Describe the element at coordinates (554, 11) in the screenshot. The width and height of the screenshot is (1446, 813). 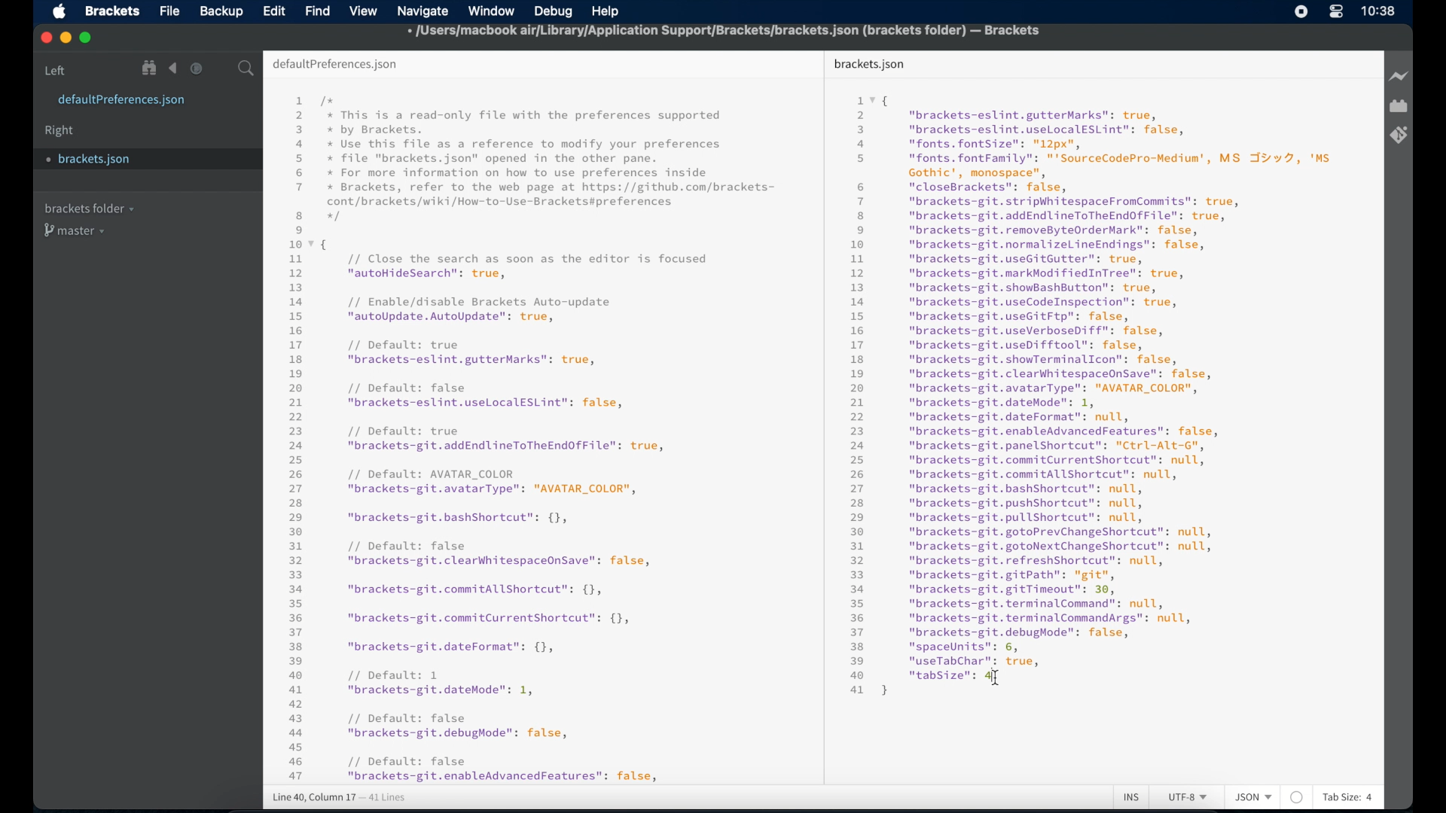
I see `debug` at that location.